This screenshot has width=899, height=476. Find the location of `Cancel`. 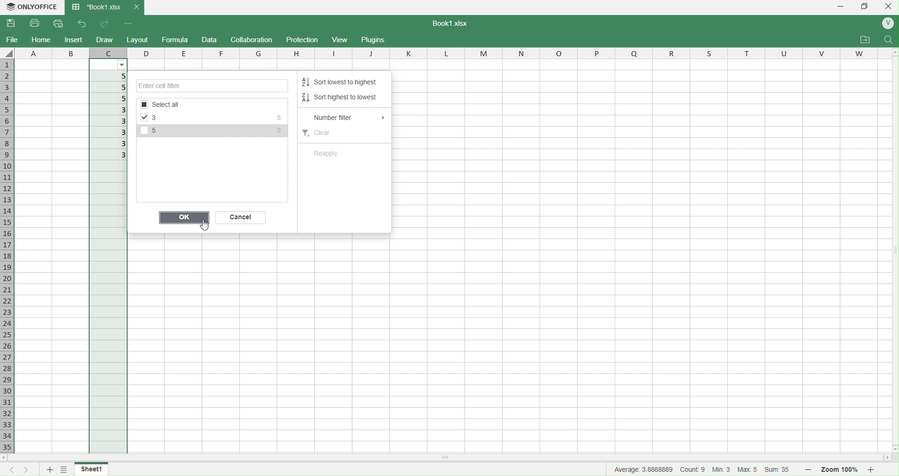

Cancel is located at coordinates (242, 219).